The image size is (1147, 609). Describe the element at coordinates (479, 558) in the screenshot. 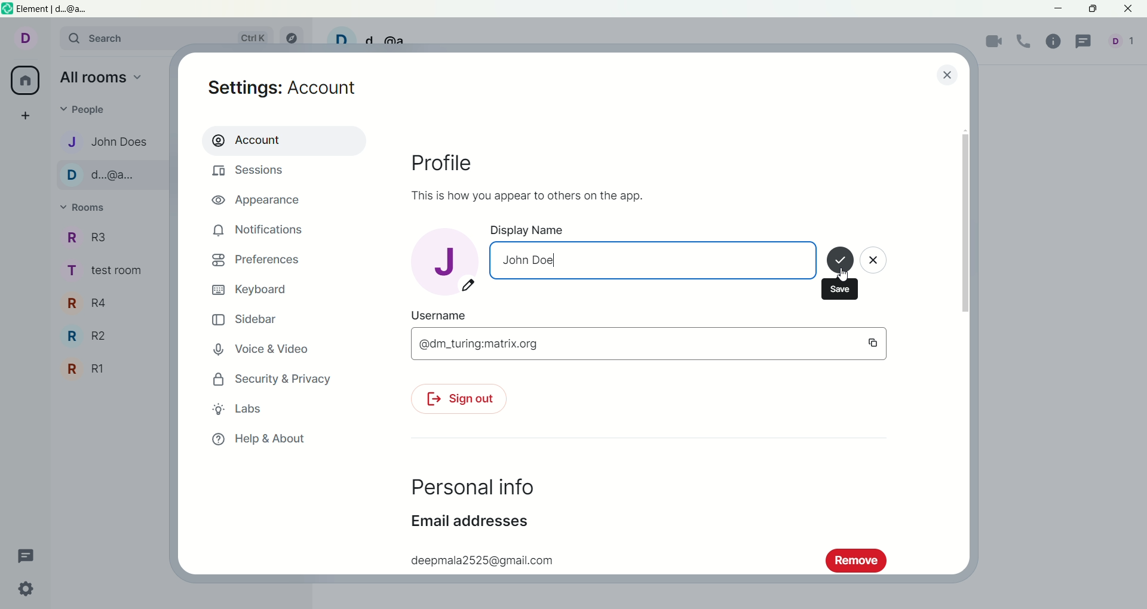

I see `deepmala2525@gmail.com` at that location.